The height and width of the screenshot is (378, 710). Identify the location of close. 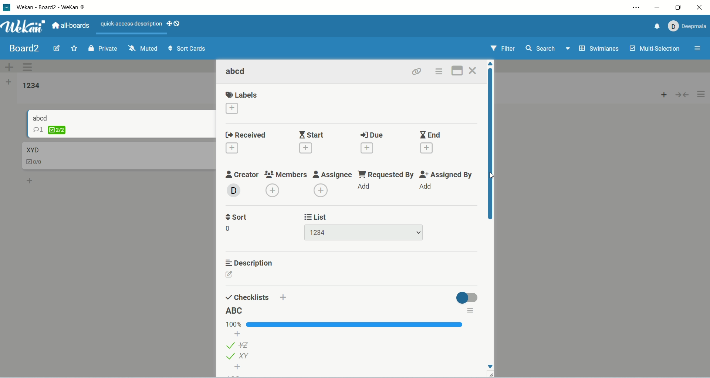
(473, 71).